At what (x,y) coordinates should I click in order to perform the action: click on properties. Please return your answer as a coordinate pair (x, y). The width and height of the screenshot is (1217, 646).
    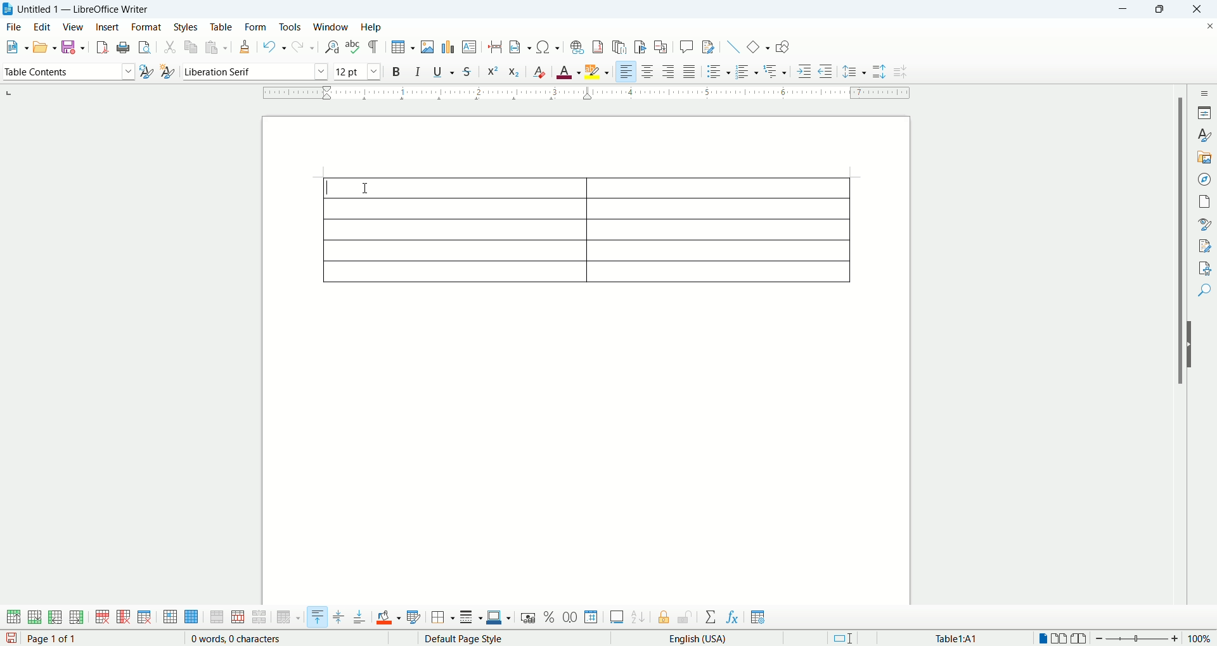
    Looking at the image, I should click on (1204, 111).